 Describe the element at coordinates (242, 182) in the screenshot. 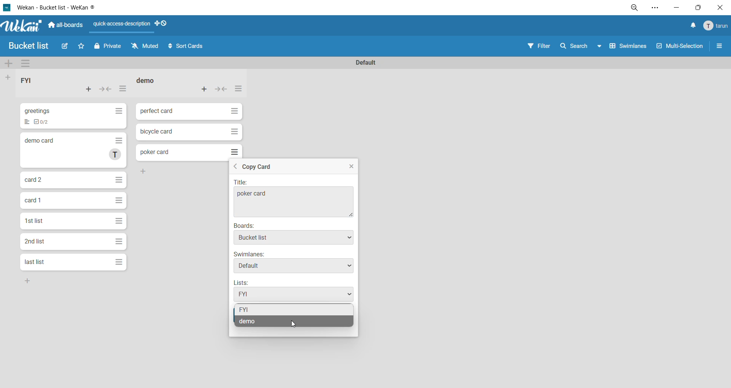

I see `Title:` at that location.